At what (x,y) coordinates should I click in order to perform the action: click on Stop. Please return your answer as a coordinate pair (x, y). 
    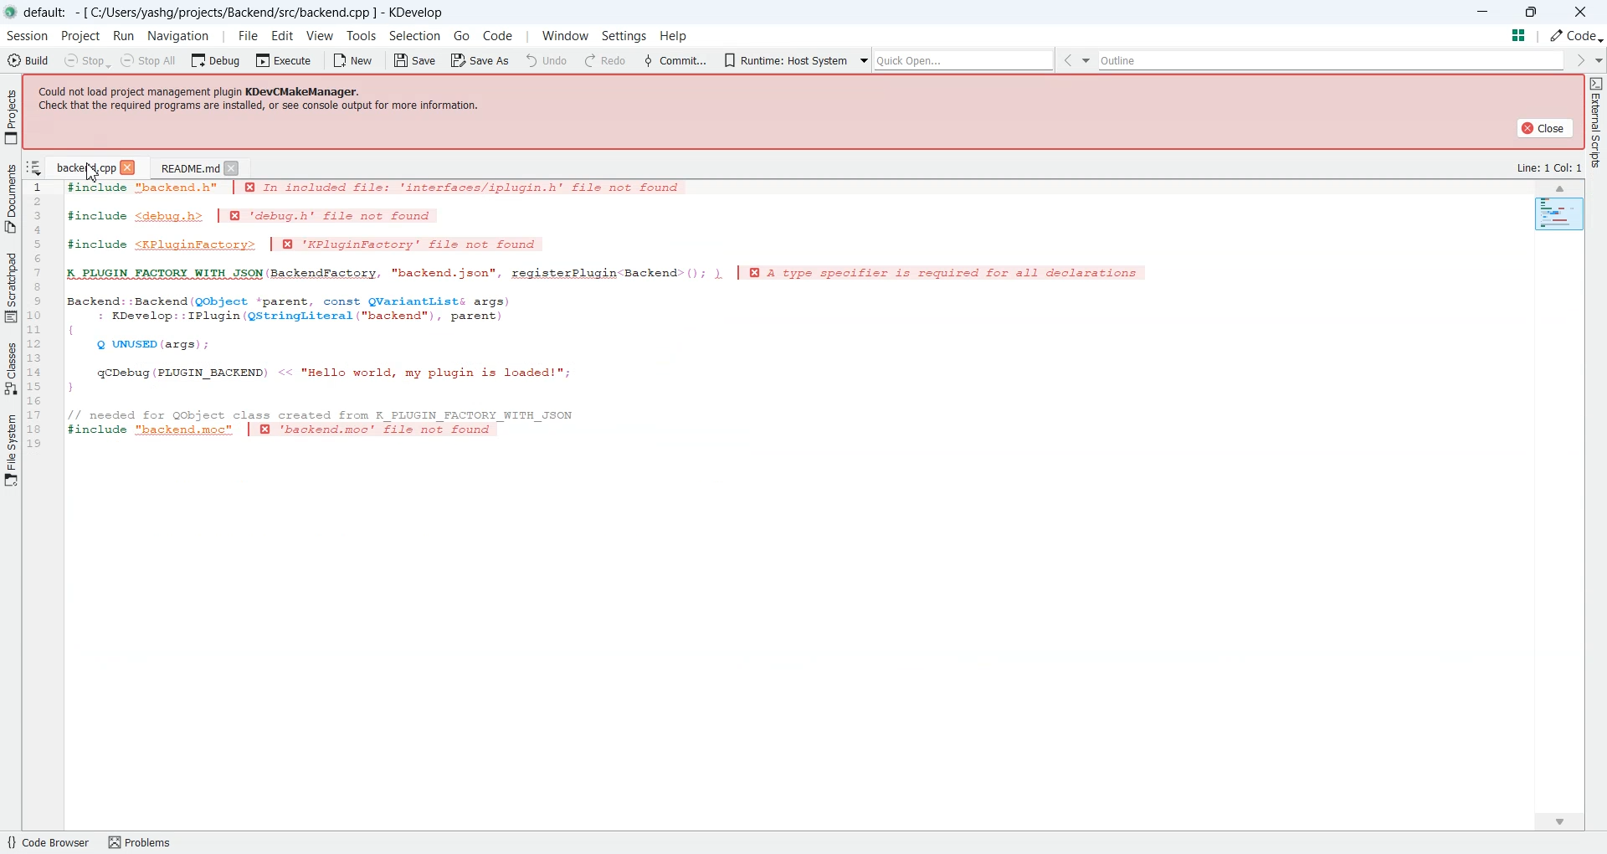
    Looking at the image, I should click on (87, 60).